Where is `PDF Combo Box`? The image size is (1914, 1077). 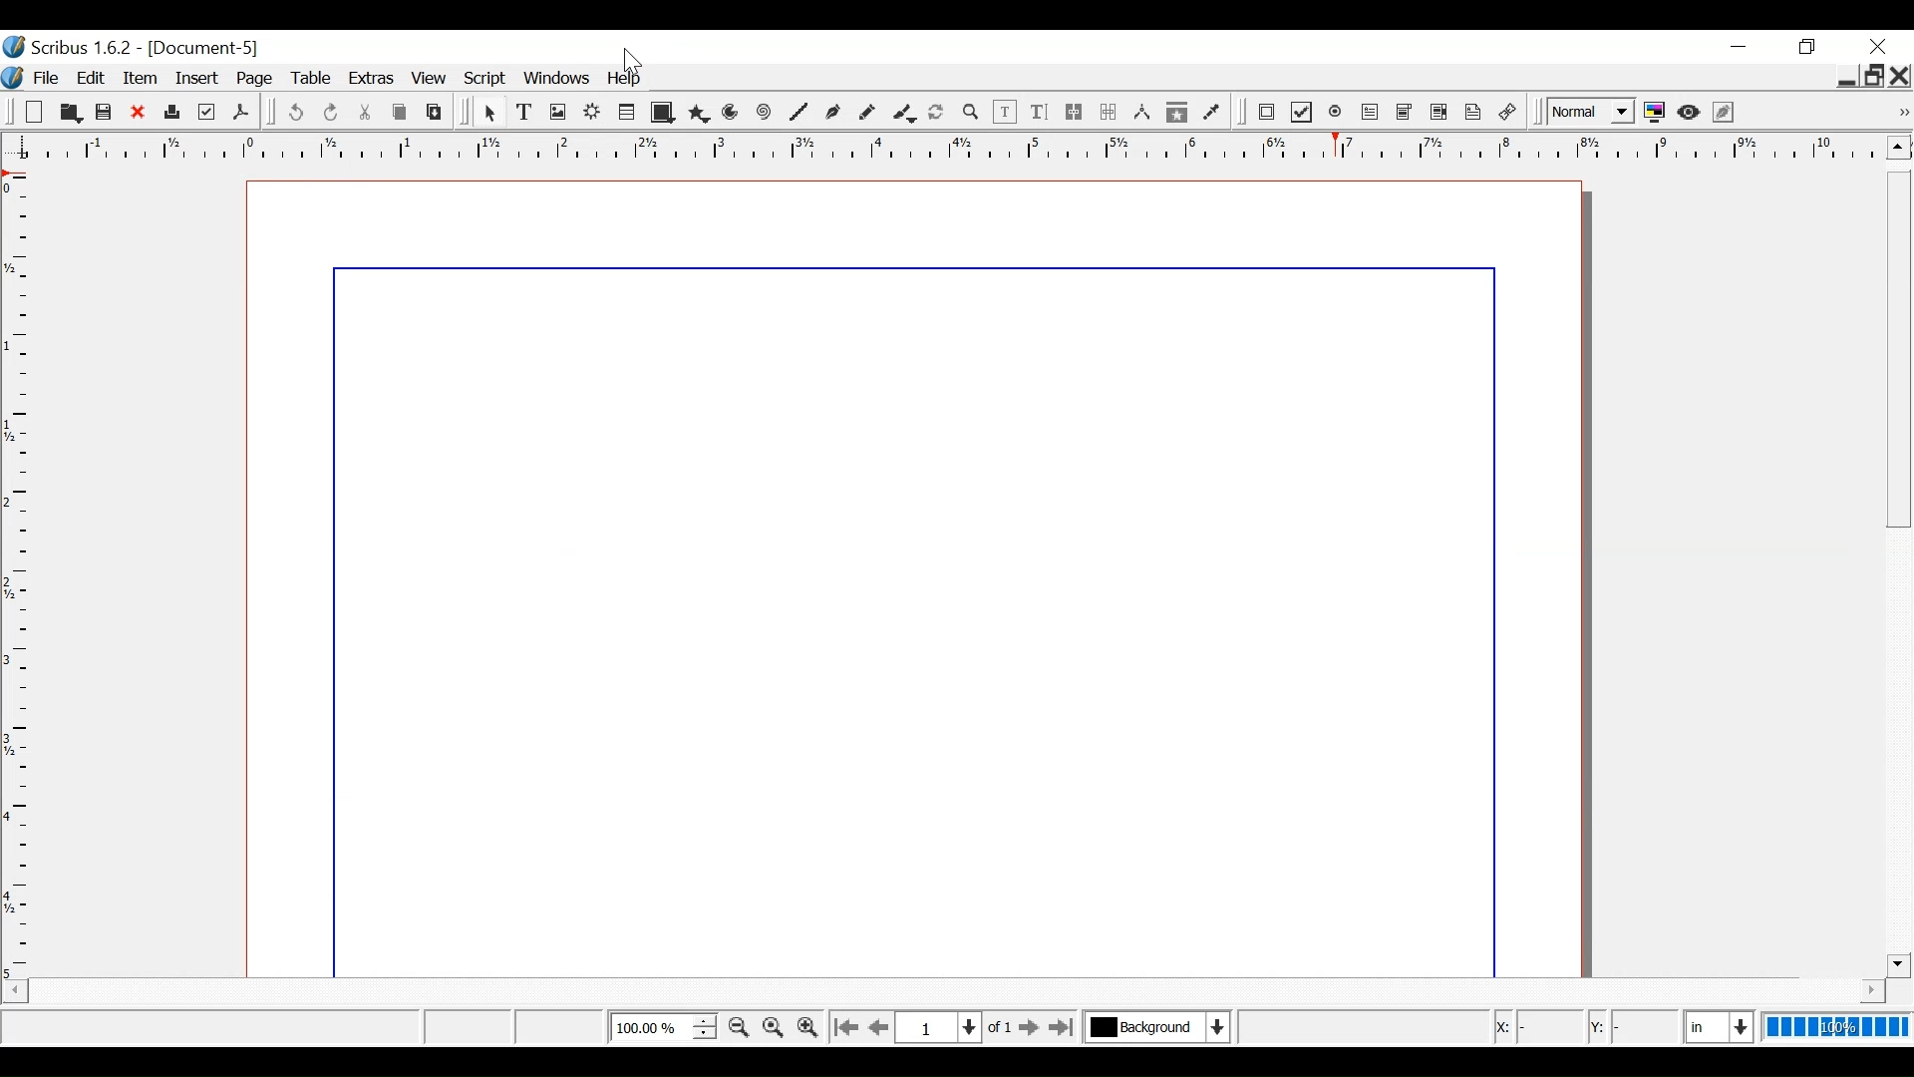 PDF Combo Box is located at coordinates (1404, 113).